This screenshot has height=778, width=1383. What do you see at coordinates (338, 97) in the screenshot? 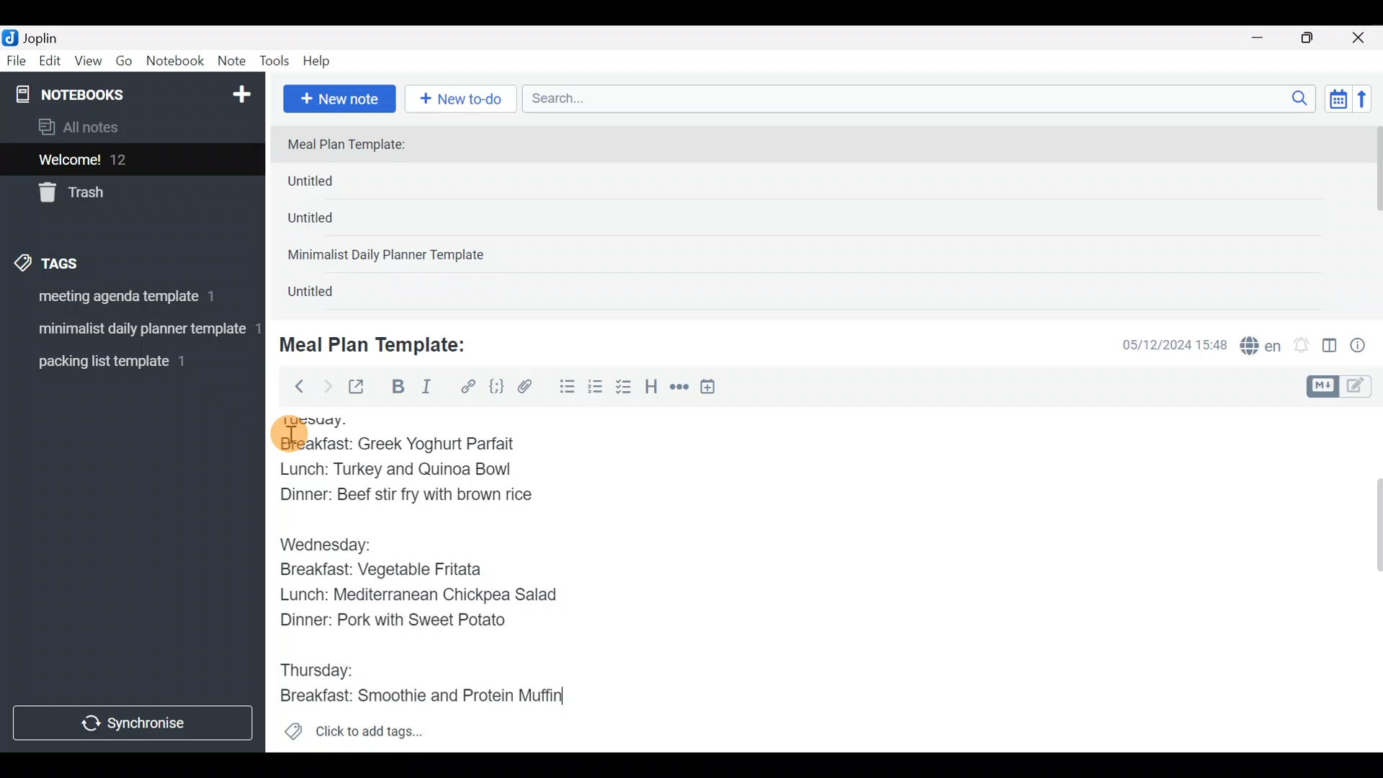
I see `New note` at bounding box center [338, 97].